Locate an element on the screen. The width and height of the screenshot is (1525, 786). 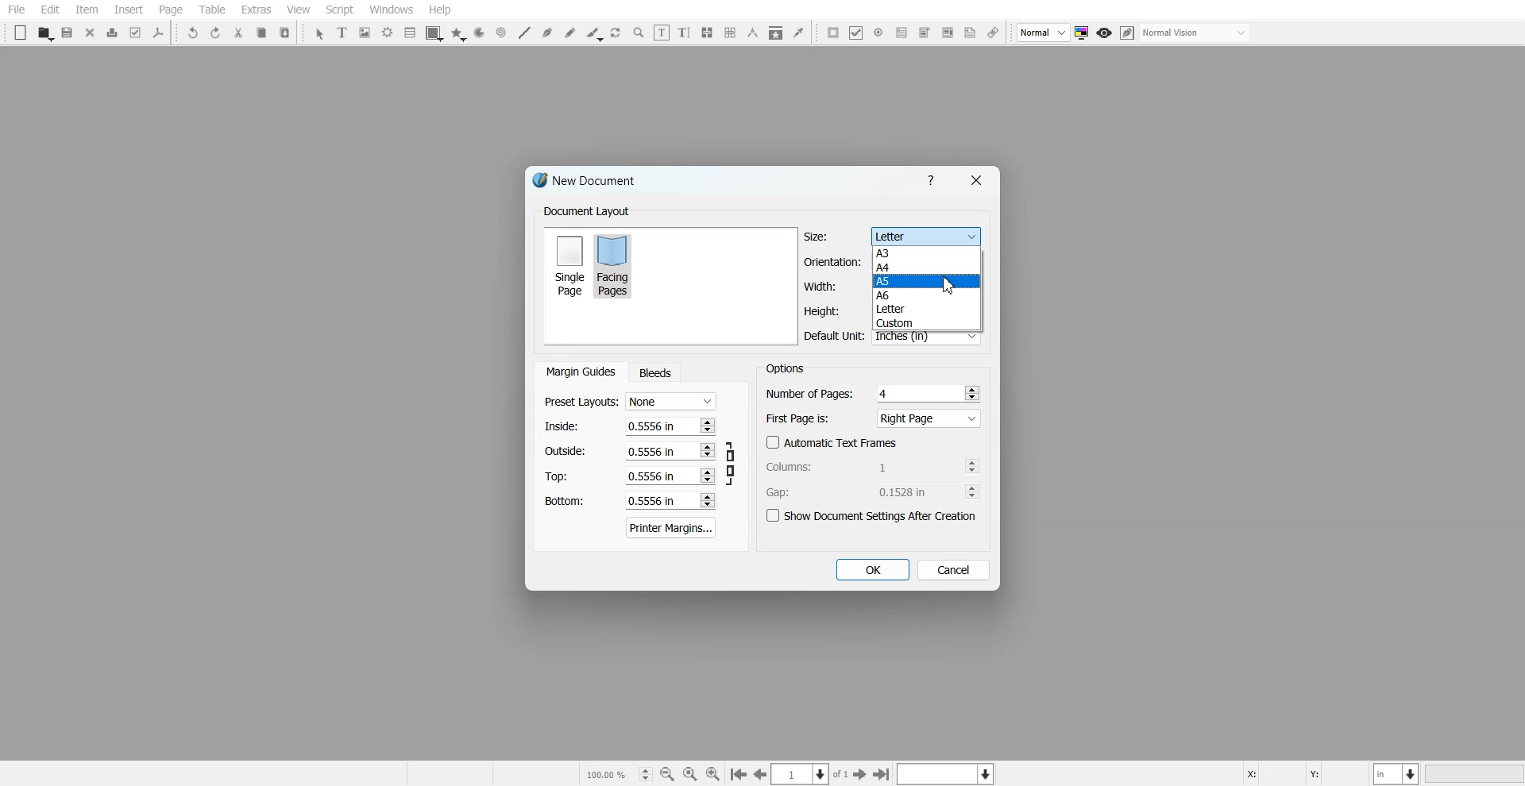
Script is located at coordinates (340, 10).